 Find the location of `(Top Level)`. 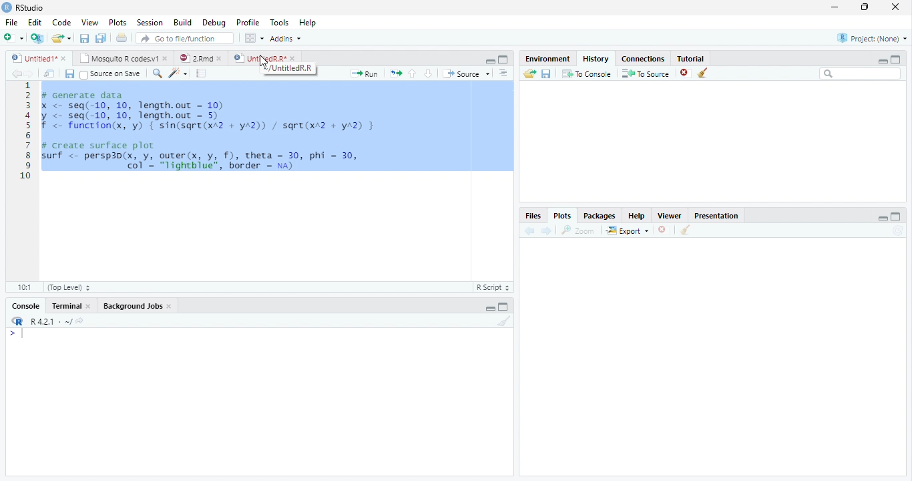

(Top Level) is located at coordinates (70, 287).